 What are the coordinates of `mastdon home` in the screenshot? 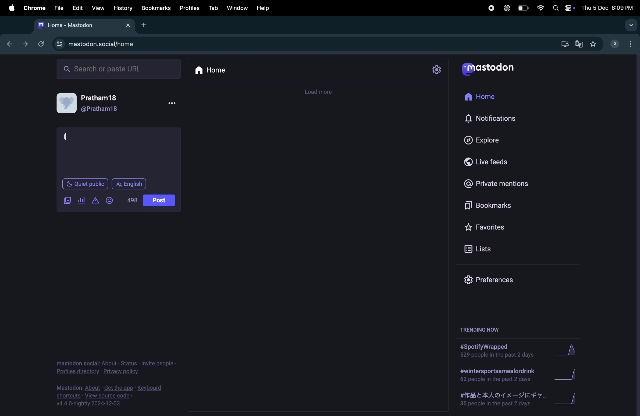 It's located at (83, 25).